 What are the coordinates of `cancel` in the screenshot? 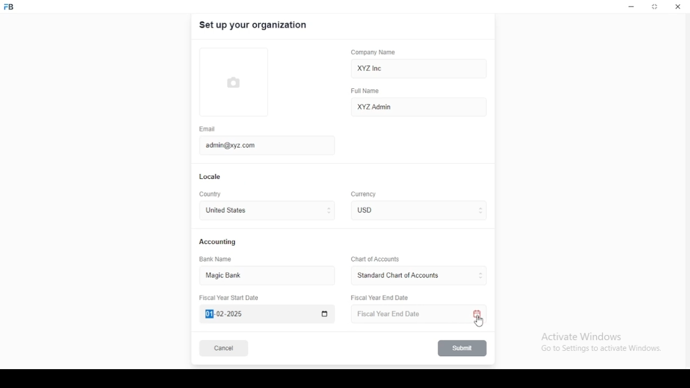 It's located at (224, 349).